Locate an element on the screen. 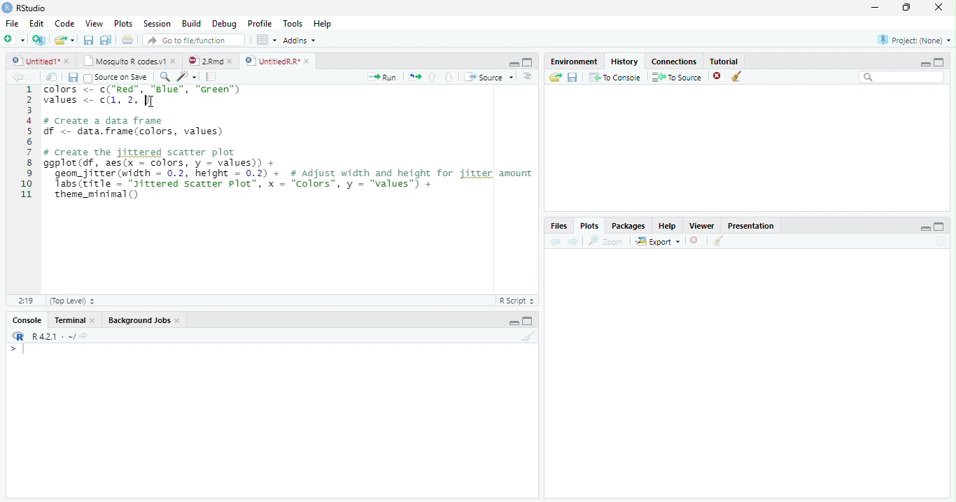  Plots is located at coordinates (124, 23).